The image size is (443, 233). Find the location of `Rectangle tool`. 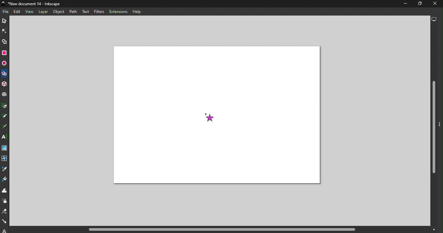

Rectangle tool is located at coordinates (4, 53).